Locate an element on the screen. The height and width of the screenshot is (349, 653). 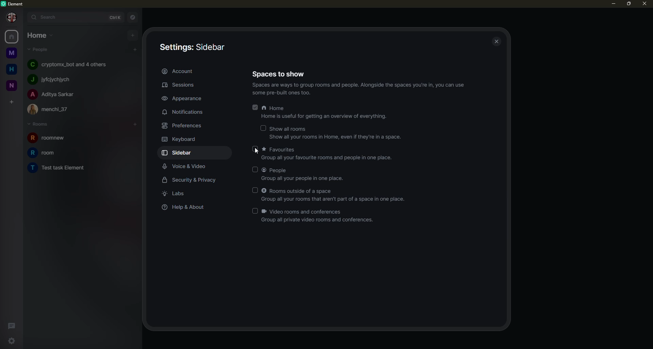
new is located at coordinates (11, 86).